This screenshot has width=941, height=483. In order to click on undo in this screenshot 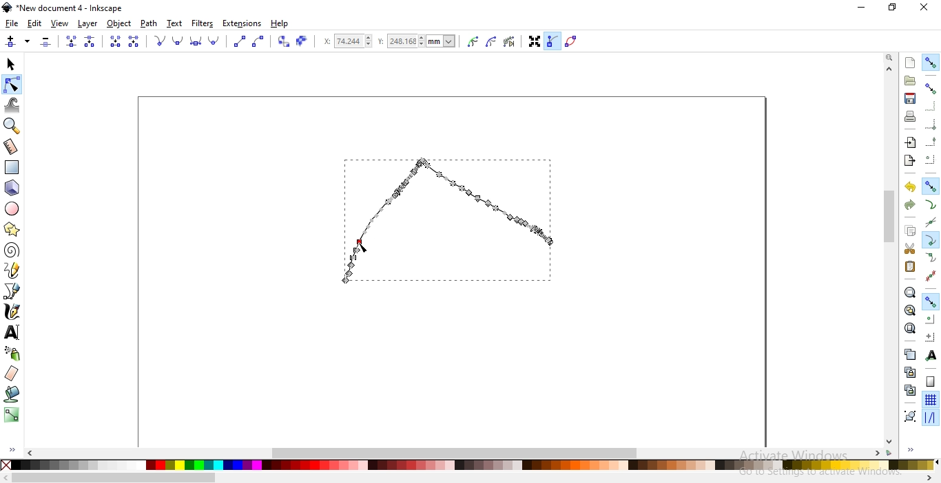, I will do `click(909, 186)`.